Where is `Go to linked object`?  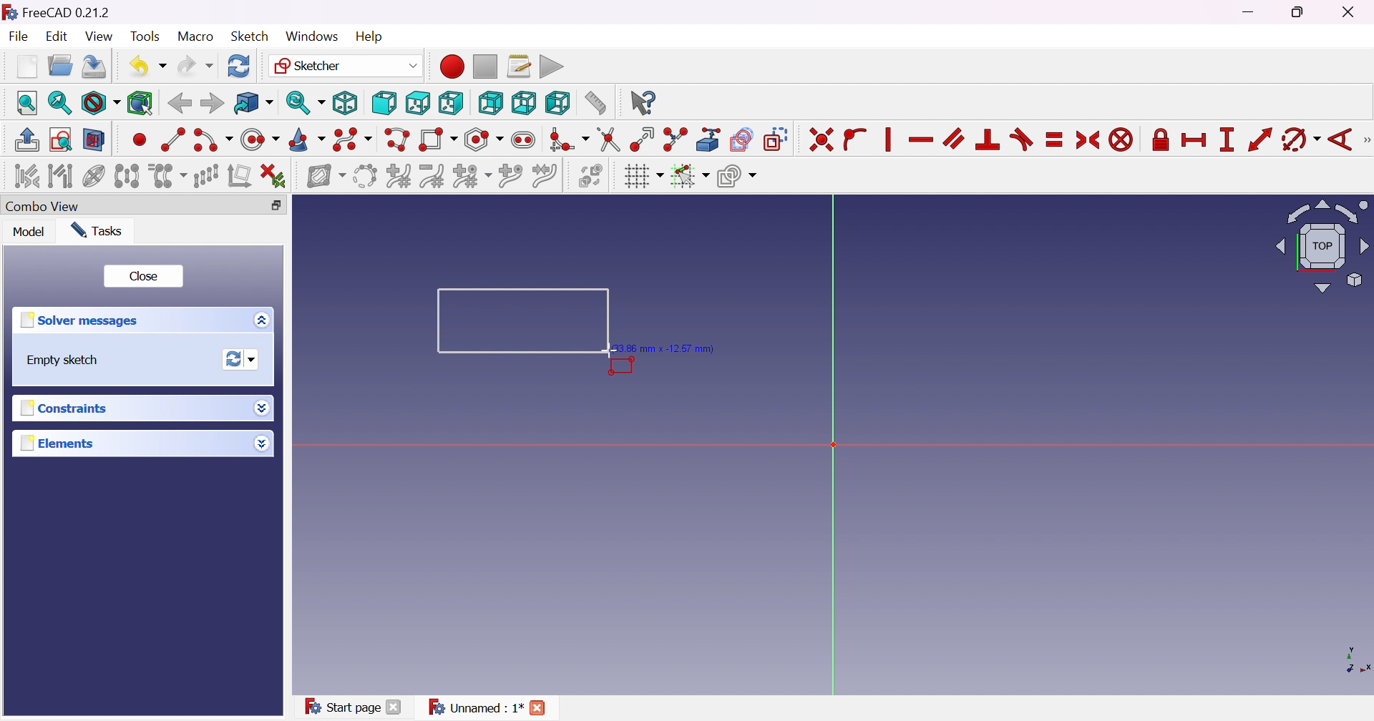
Go to linked object is located at coordinates (253, 102).